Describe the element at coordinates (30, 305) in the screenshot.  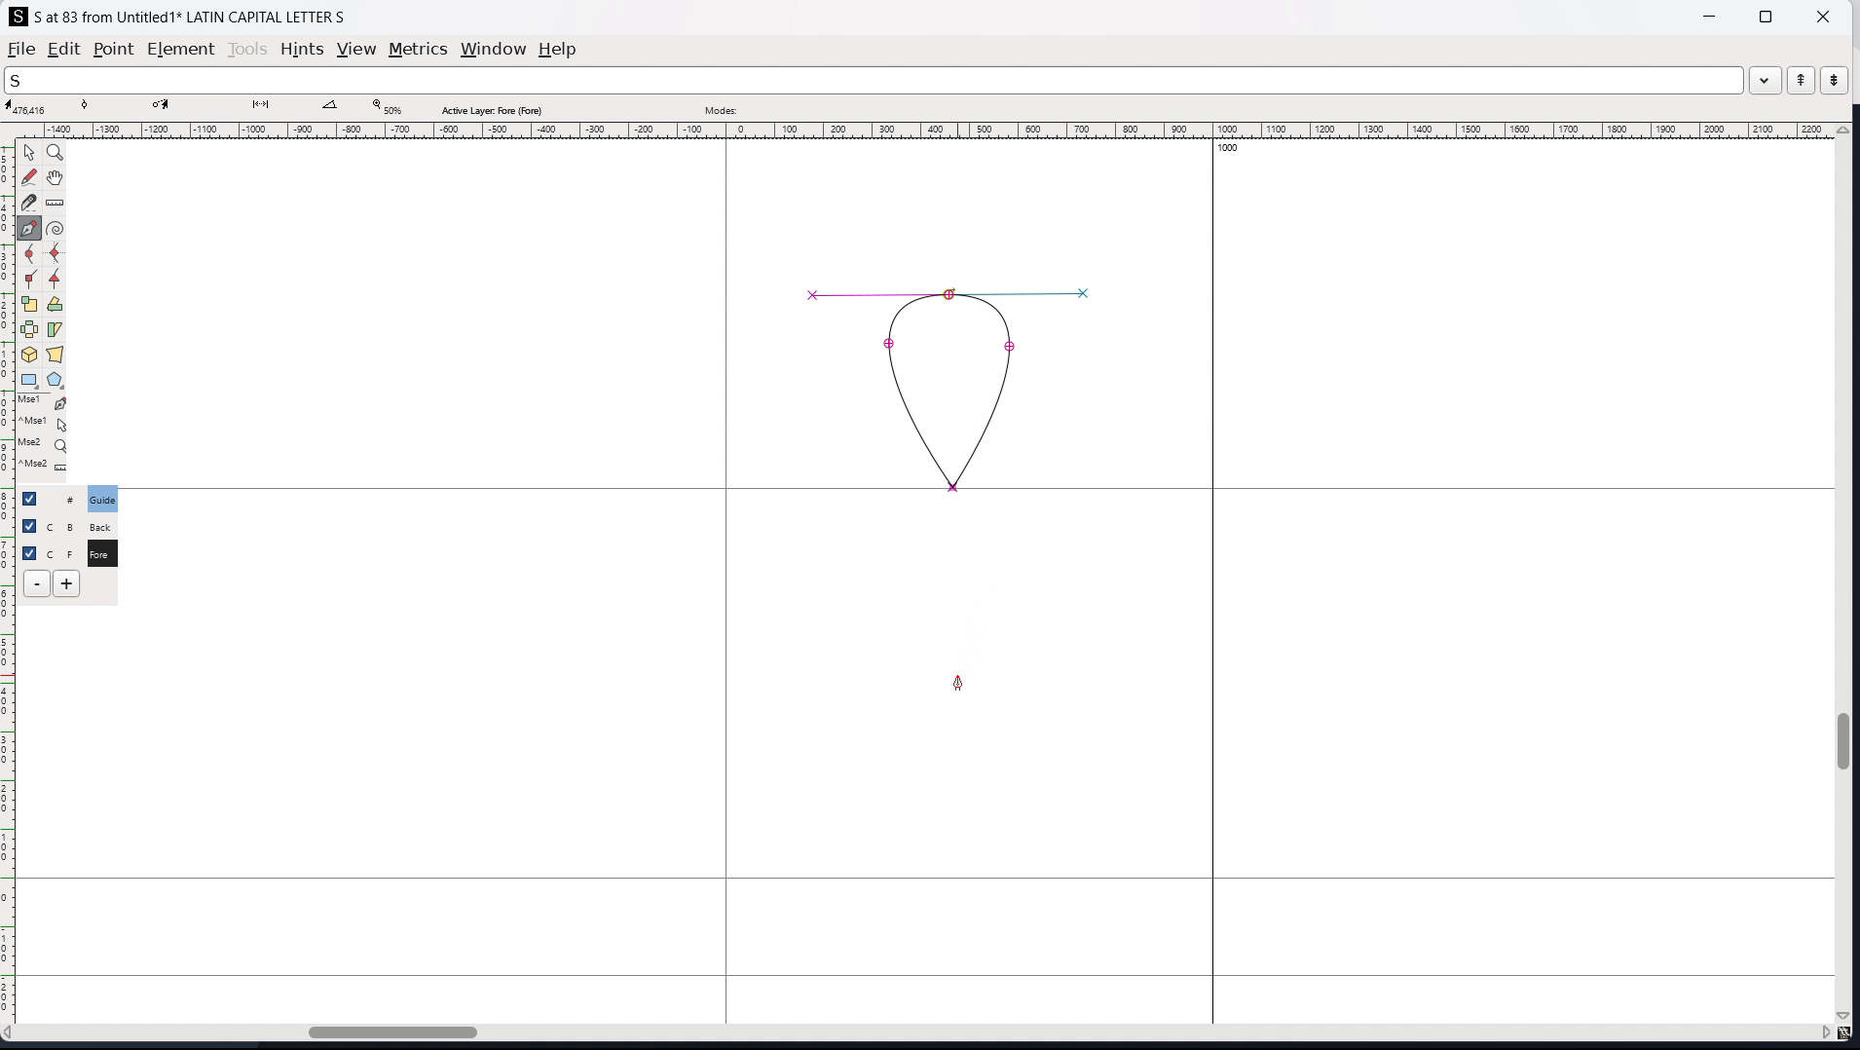
I see `scale the selection` at that location.